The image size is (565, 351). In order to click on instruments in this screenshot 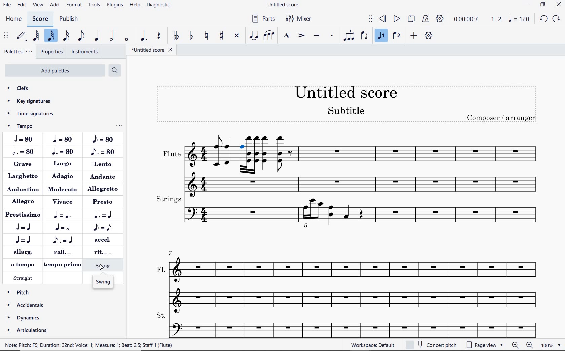, I will do `click(83, 52)`.